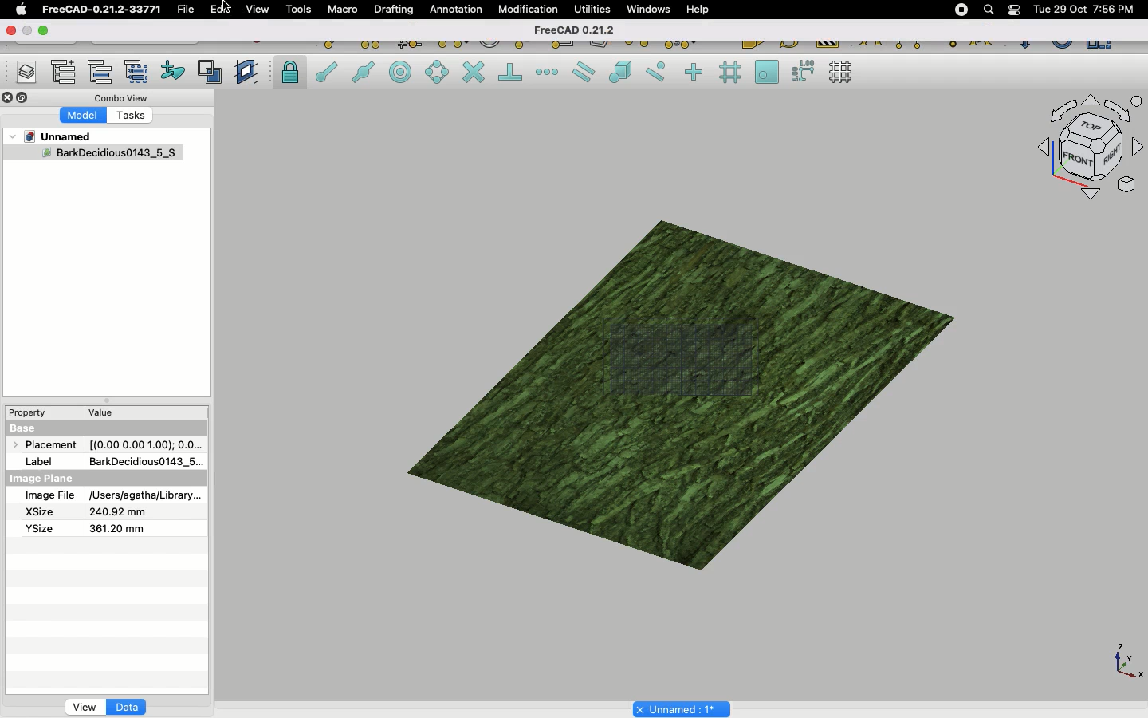 The height and width of the screenshot is (718, 1148). Describe the element at coordinates (37, 528) in the screenshot. I see `YSize` at that location.